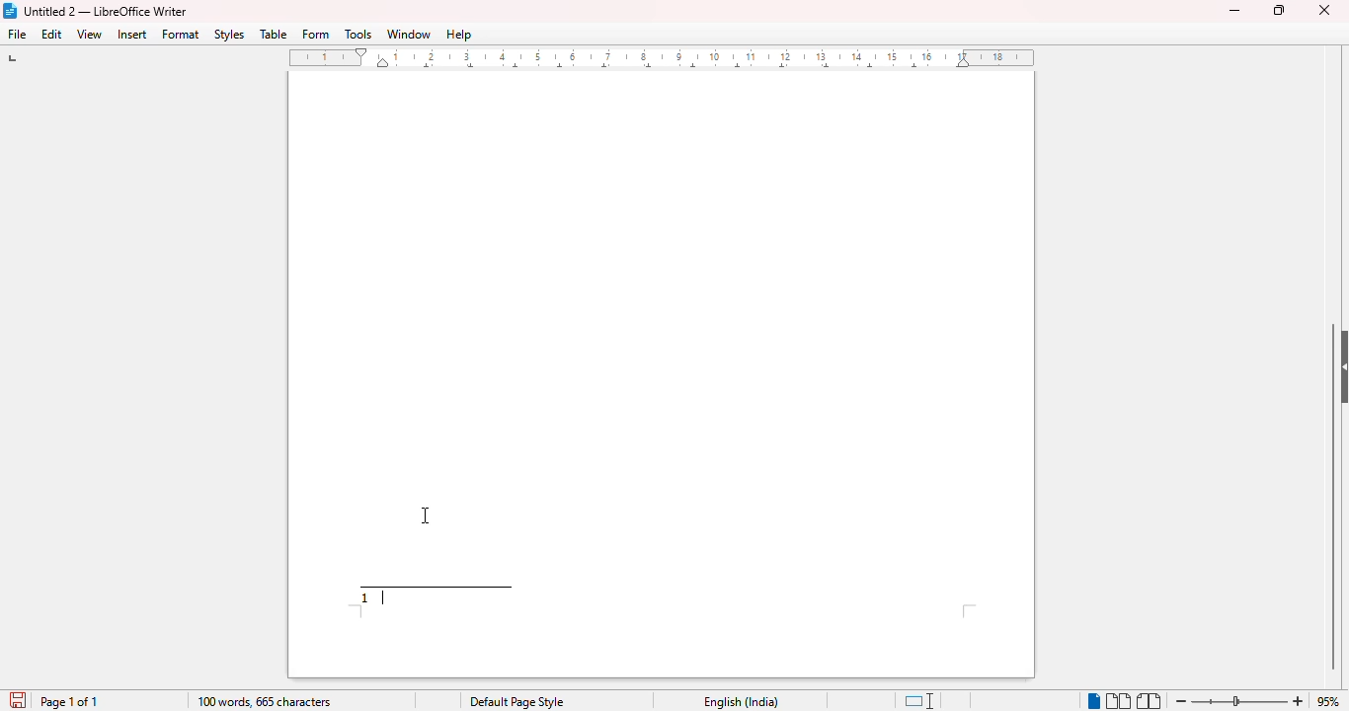 This screenshot has width=1349, height=711. I want to click on show, so click(1340, 366).